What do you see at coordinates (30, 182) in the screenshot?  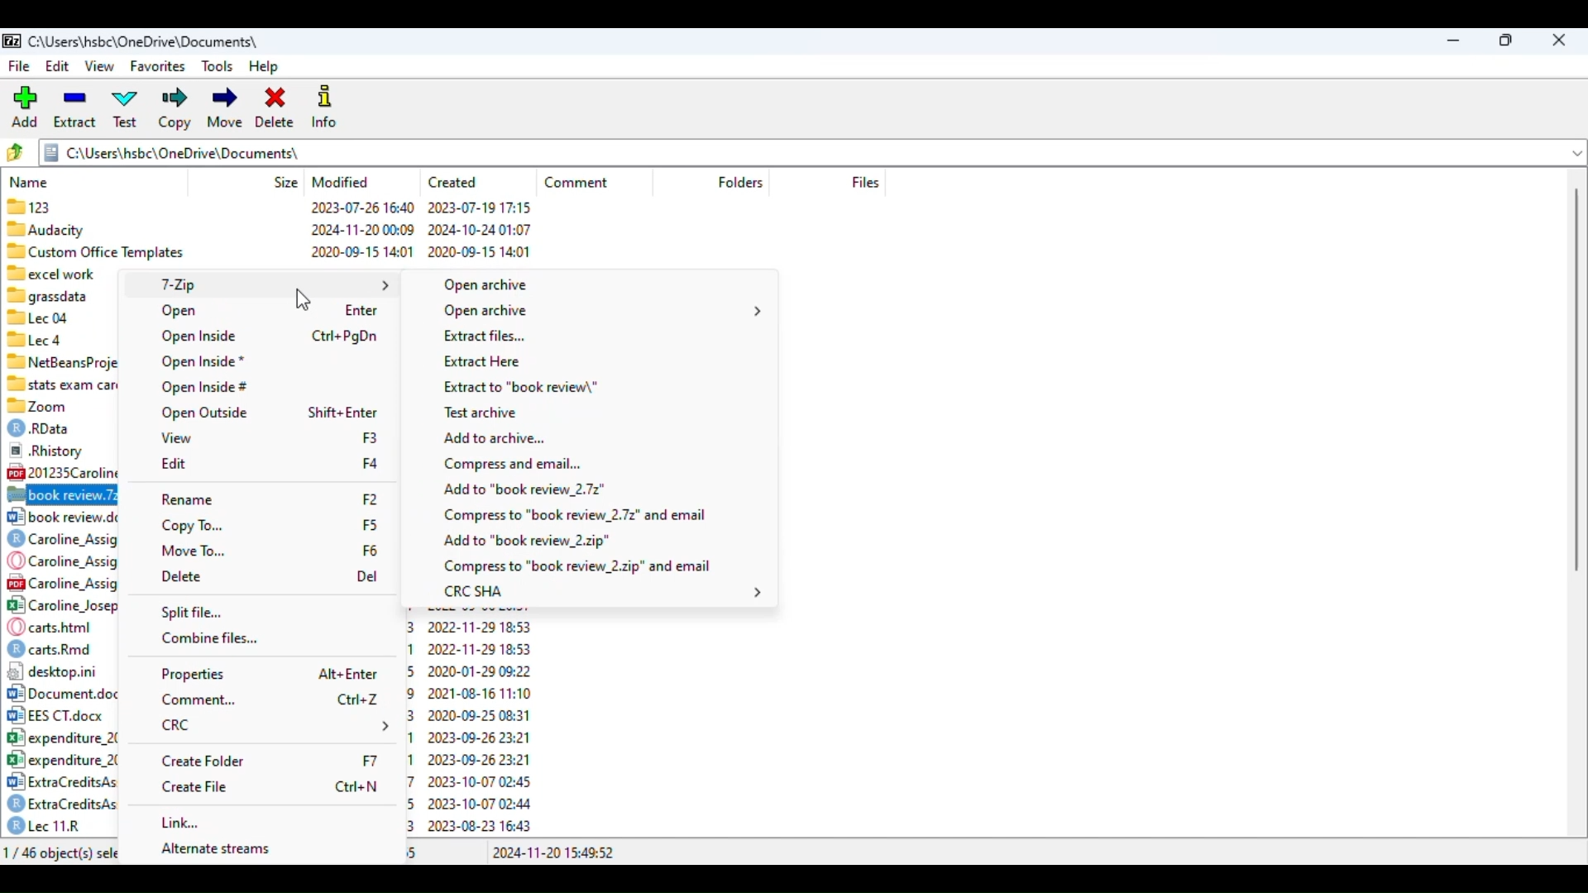 I see `name` at bounding box center [30, 182].